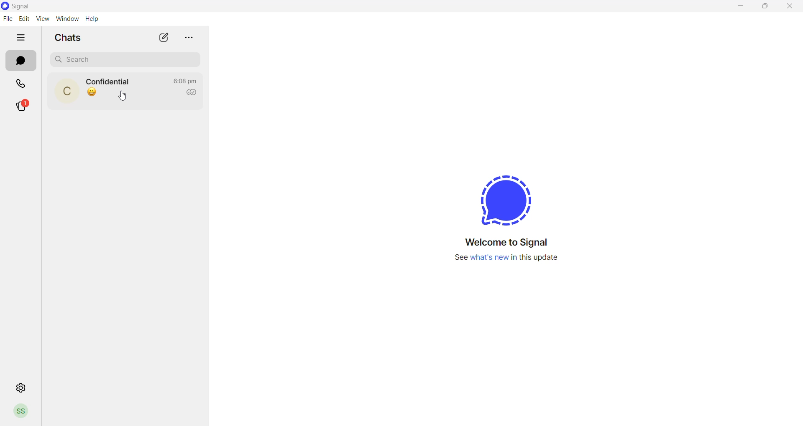 Image resolution: width=803 pixels, height=426 pixels. Describe the element at coordinates (109, 80) in the screenshot. I see `contact name` at that location.